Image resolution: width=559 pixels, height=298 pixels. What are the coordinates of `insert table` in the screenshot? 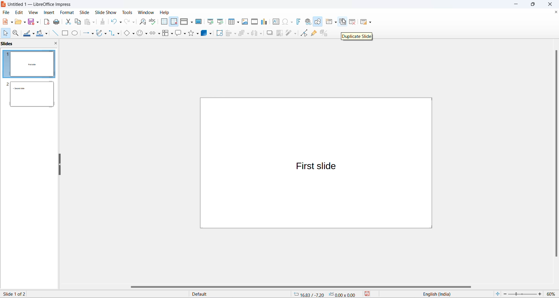 It's located at (231, 22).